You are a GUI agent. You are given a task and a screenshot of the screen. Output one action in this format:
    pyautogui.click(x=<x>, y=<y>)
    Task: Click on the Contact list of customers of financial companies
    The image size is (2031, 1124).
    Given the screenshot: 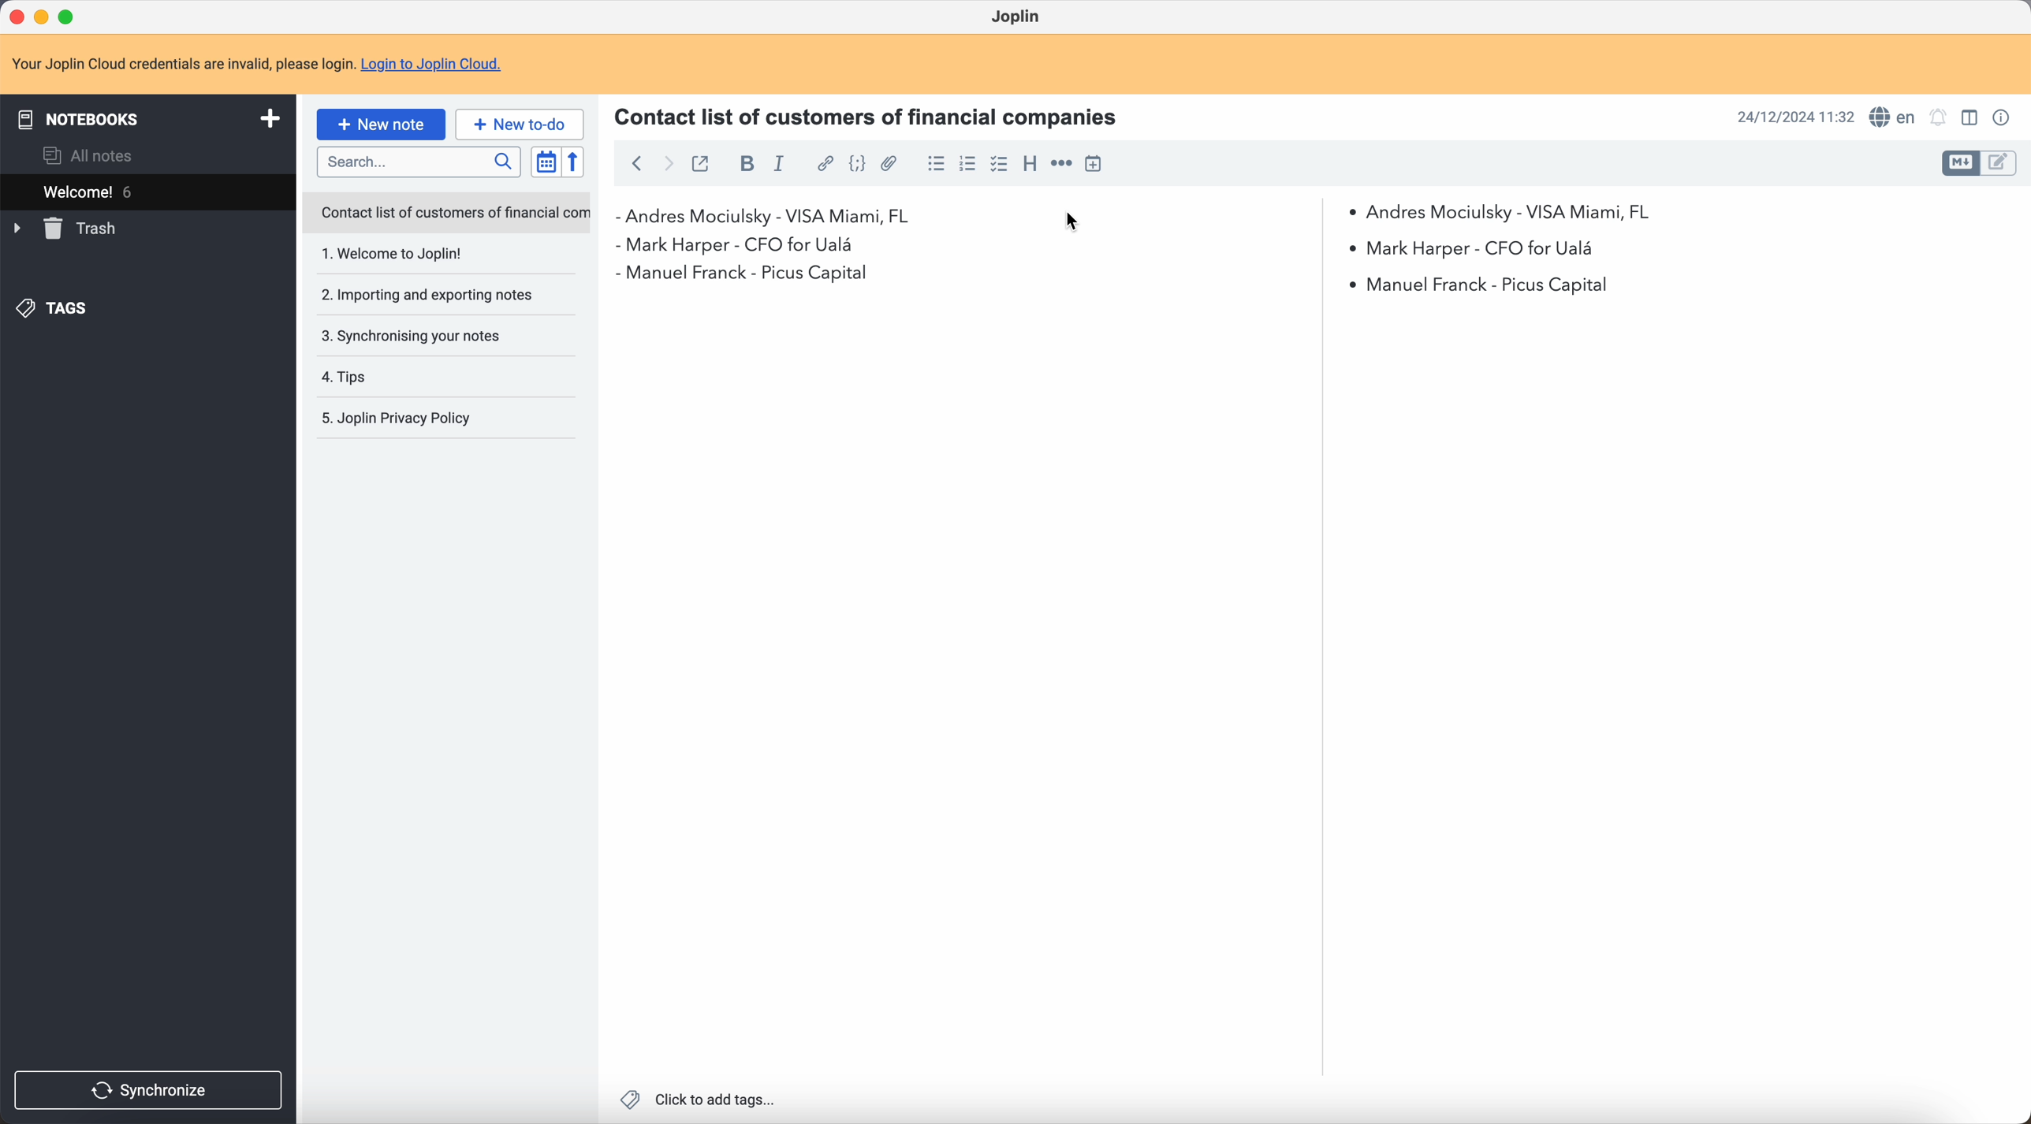 What is the action you would take?
    pyautogui.click(x=876, y=115)
    